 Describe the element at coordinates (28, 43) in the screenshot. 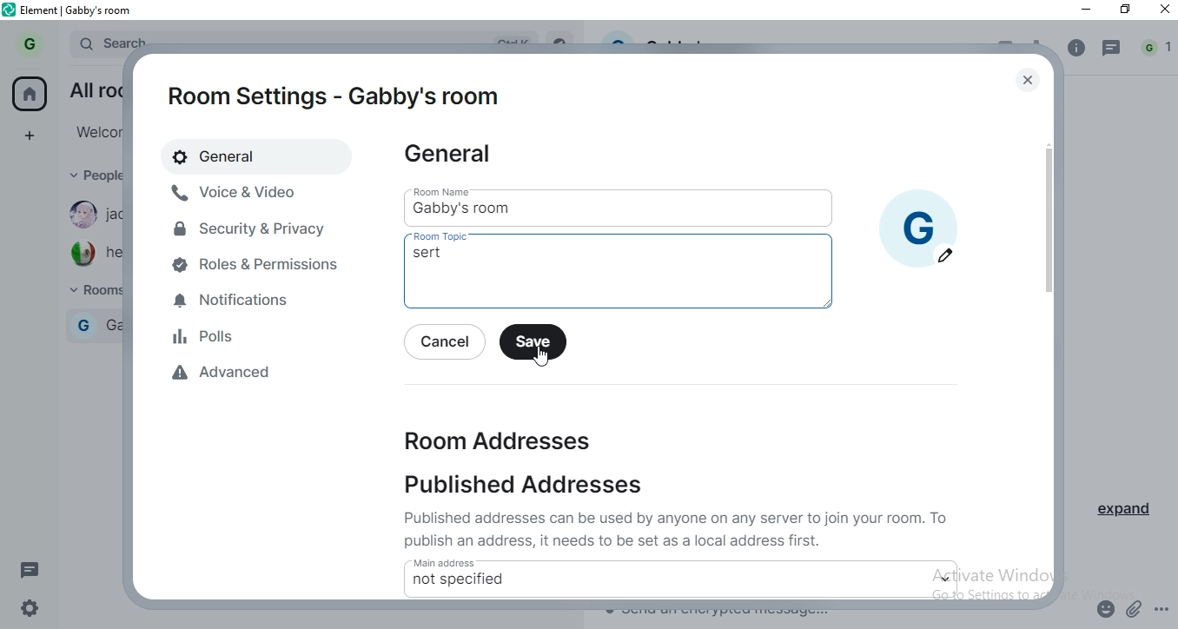

I see `profile` at that location.